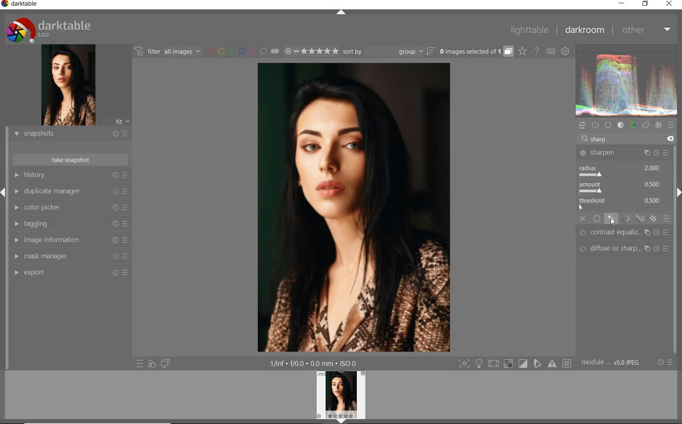  What do you see at coordinates (523, 52) in the screenshot?
I see `click to change overlays on thumbnails` at bounding box center [523, 52].